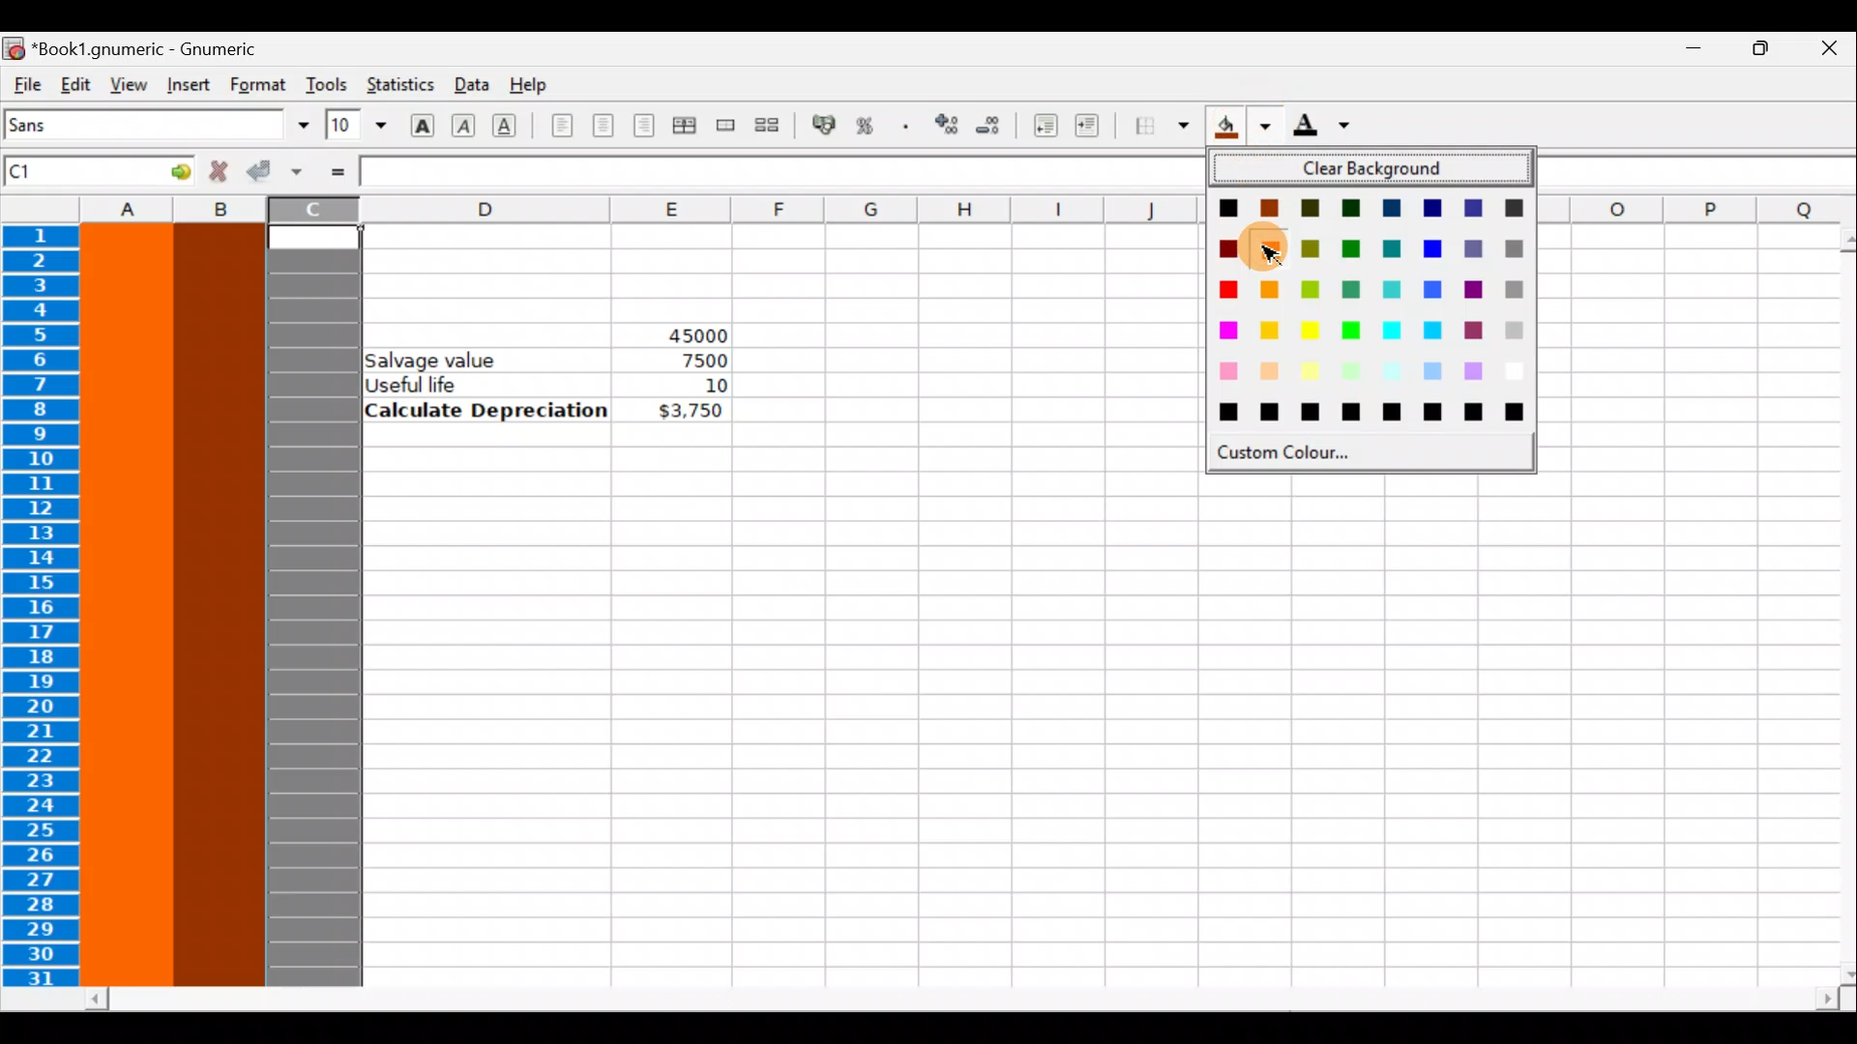 The width and height of the screenshot is (1857, 1044). I want to click on Tools, so click(326, 84).